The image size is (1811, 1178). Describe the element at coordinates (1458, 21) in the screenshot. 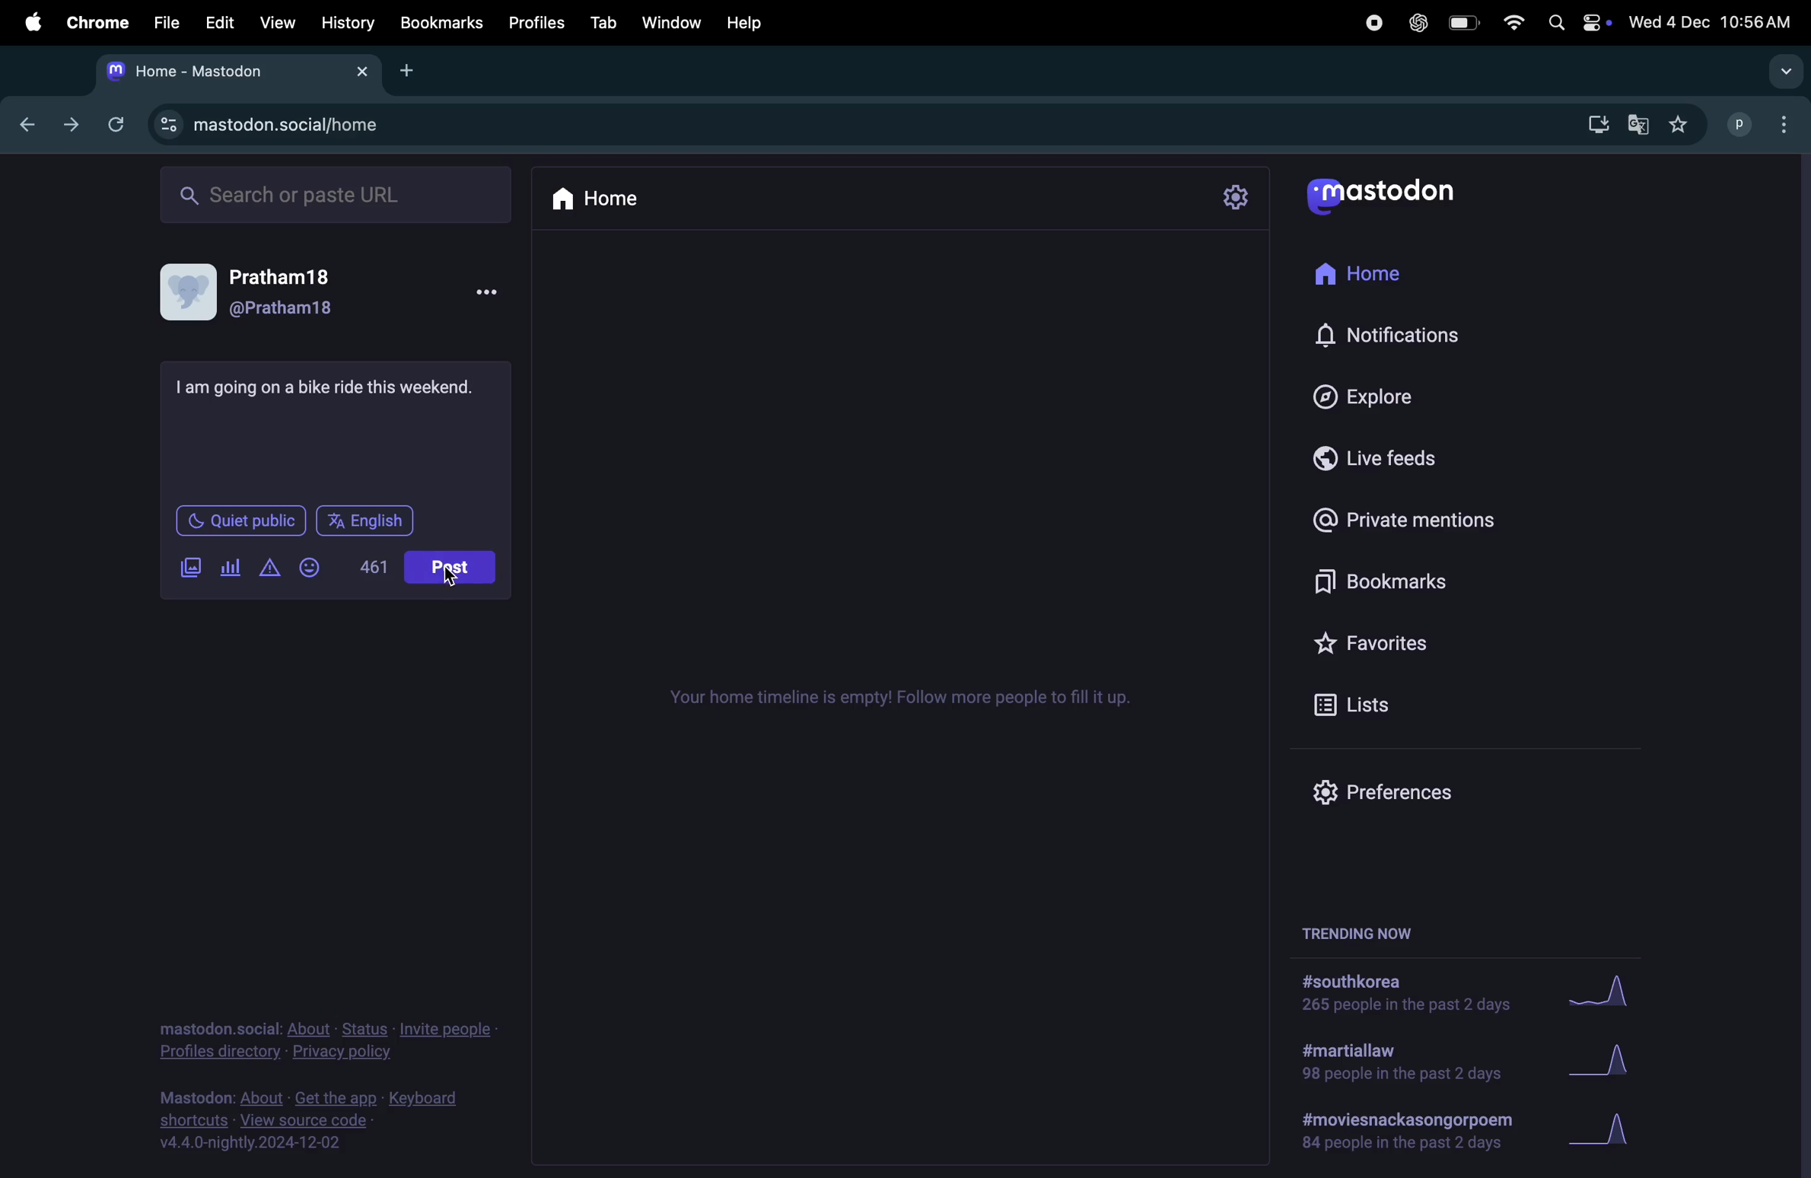

I see `battery` at that location.